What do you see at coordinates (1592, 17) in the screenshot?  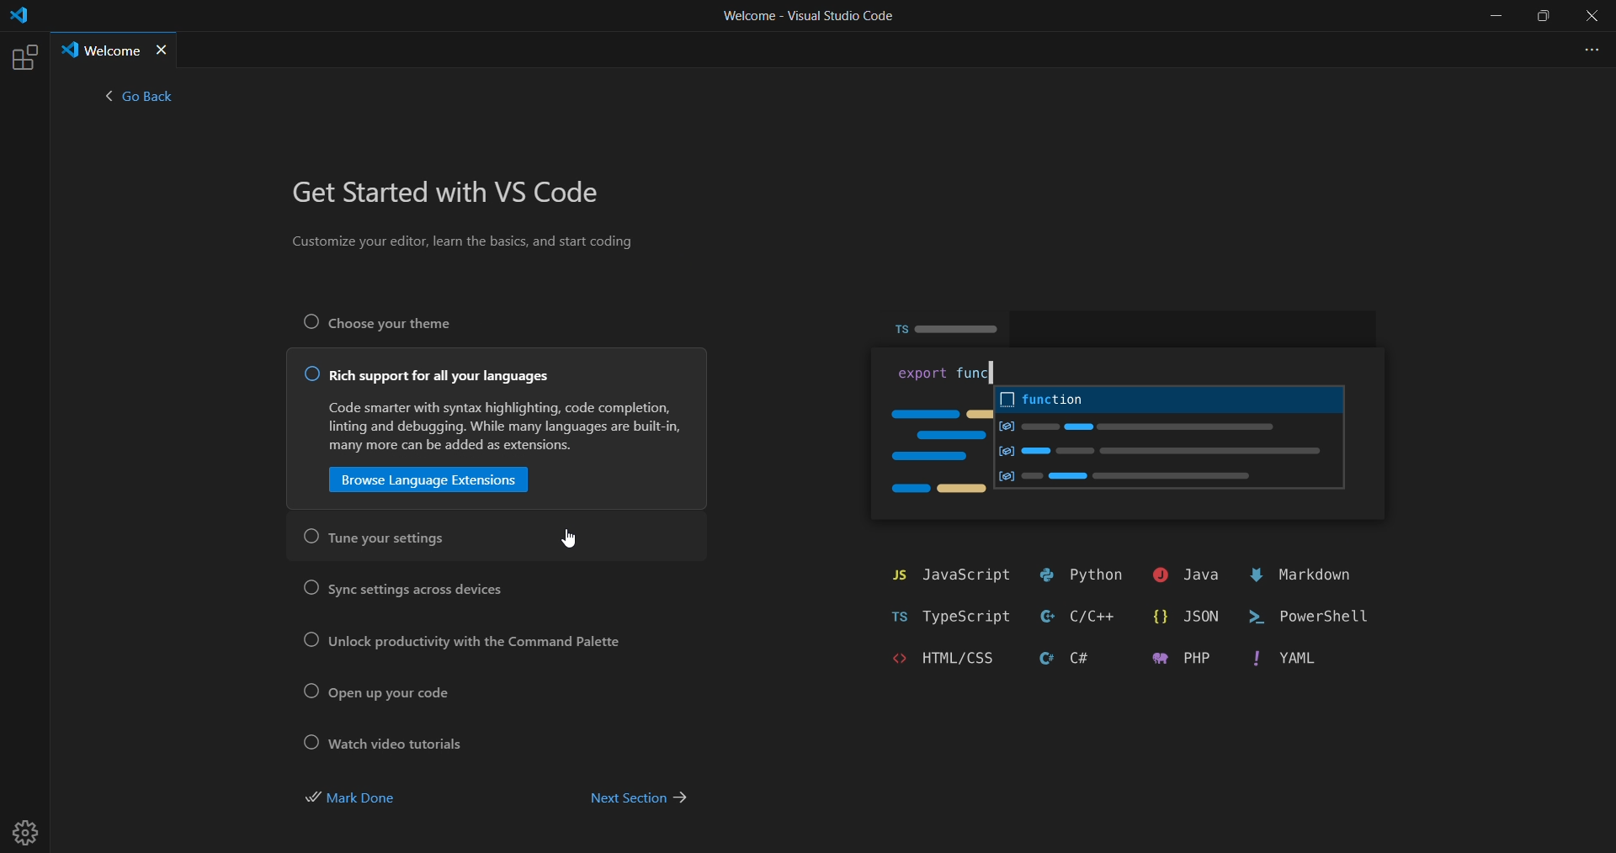 I see `close` at bounding box center [1592, 17].